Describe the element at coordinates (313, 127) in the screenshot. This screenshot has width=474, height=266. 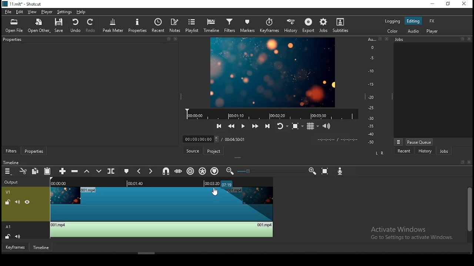
I see `toggle grid display on the player` at that location.